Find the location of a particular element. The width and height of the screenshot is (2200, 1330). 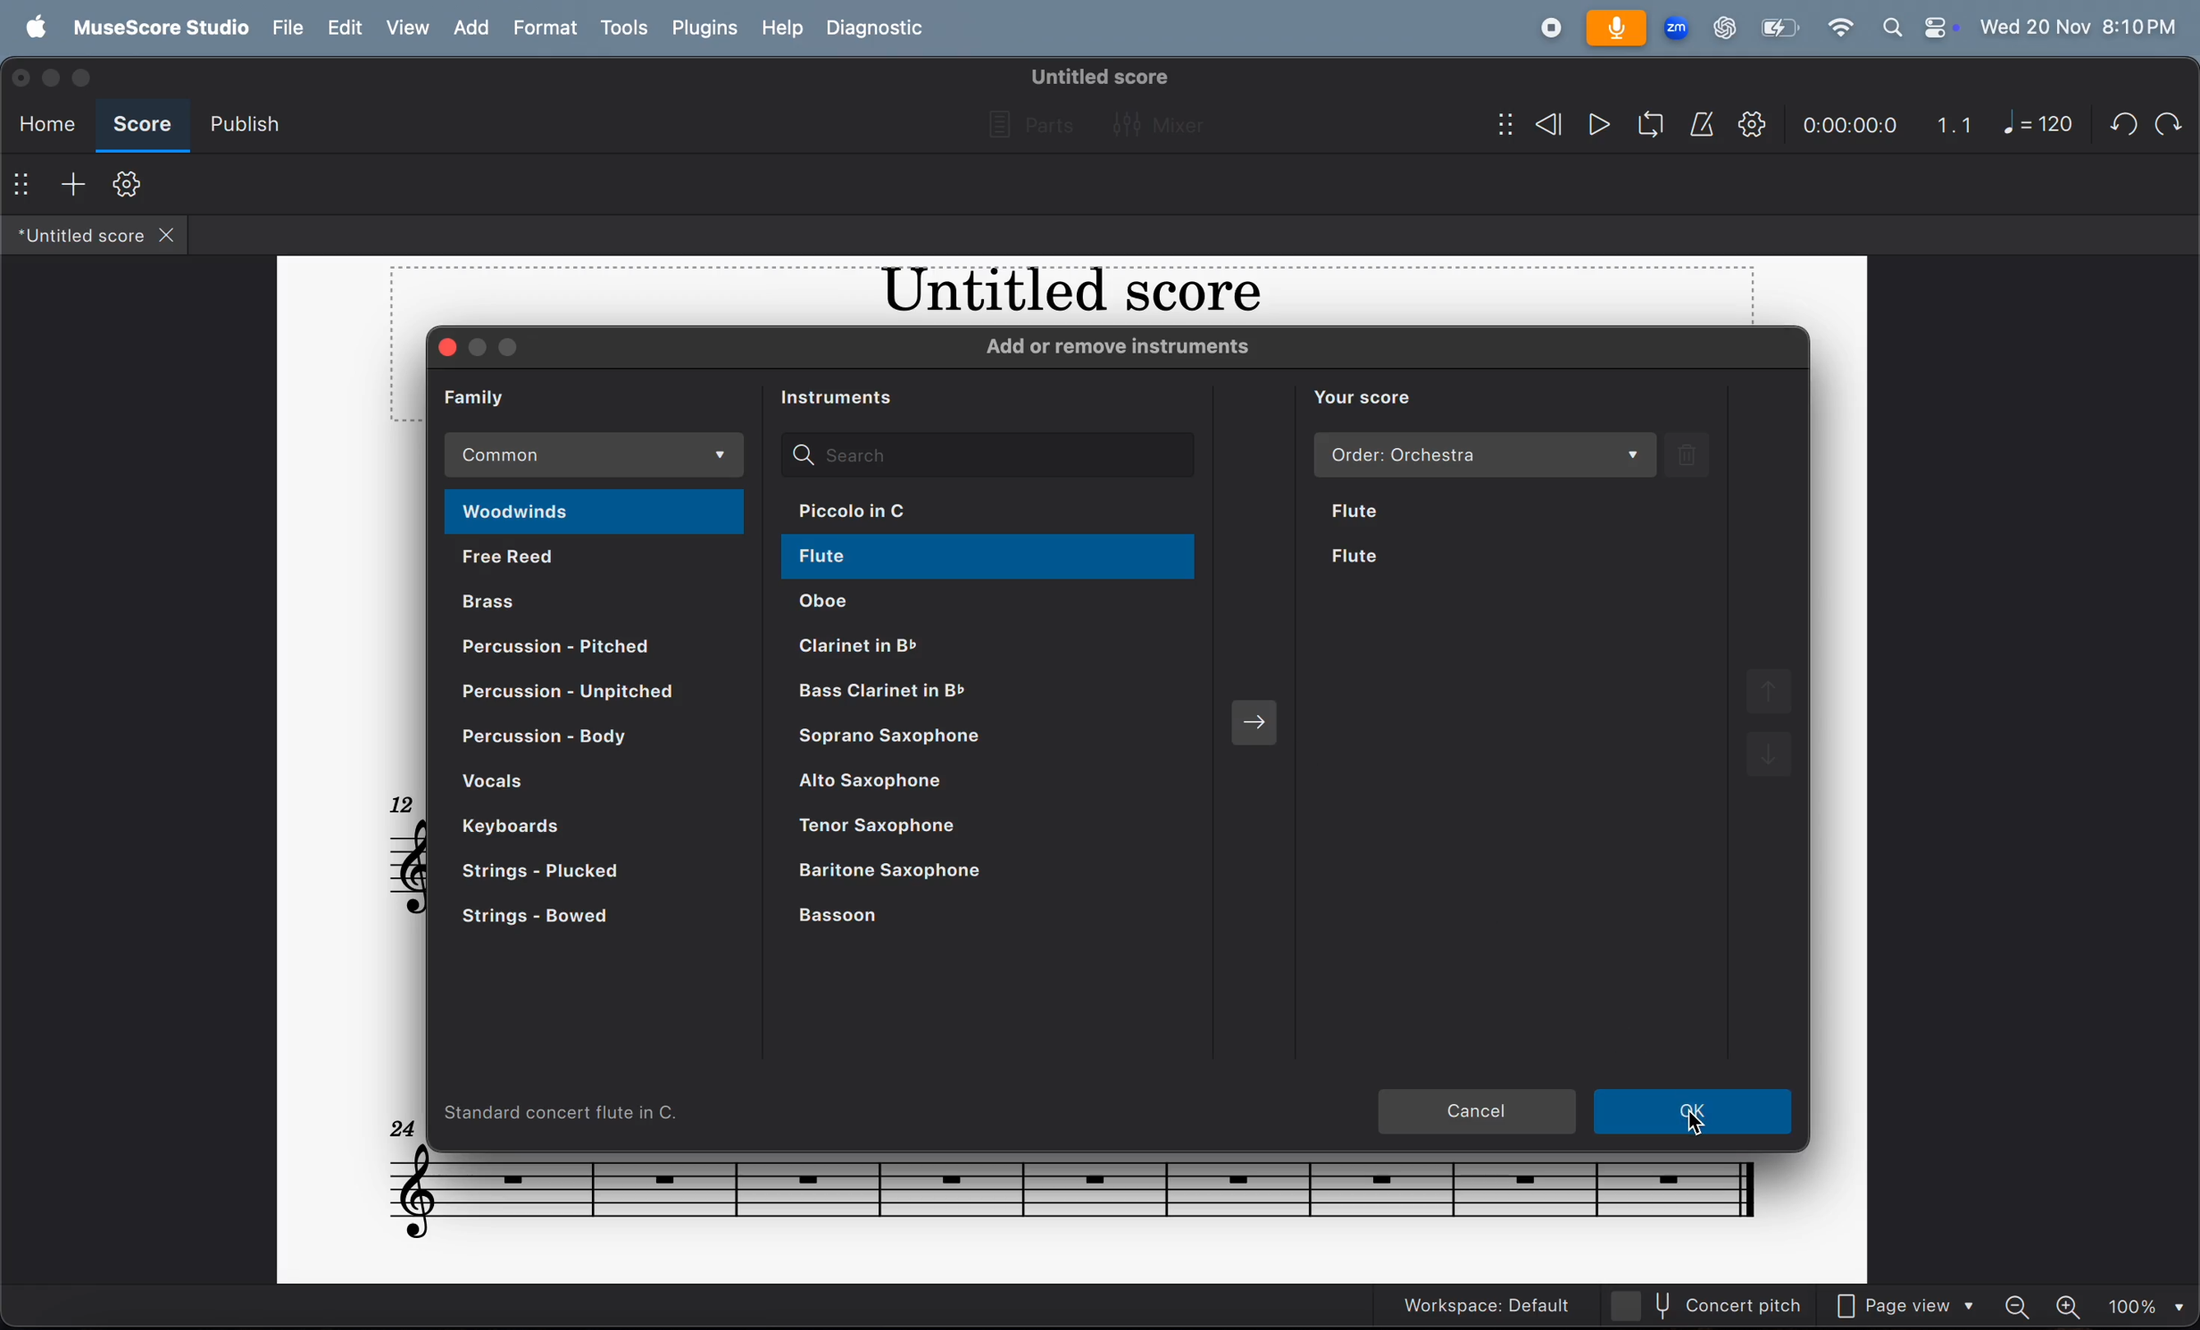

instruments is located at coordinates (845, 395).